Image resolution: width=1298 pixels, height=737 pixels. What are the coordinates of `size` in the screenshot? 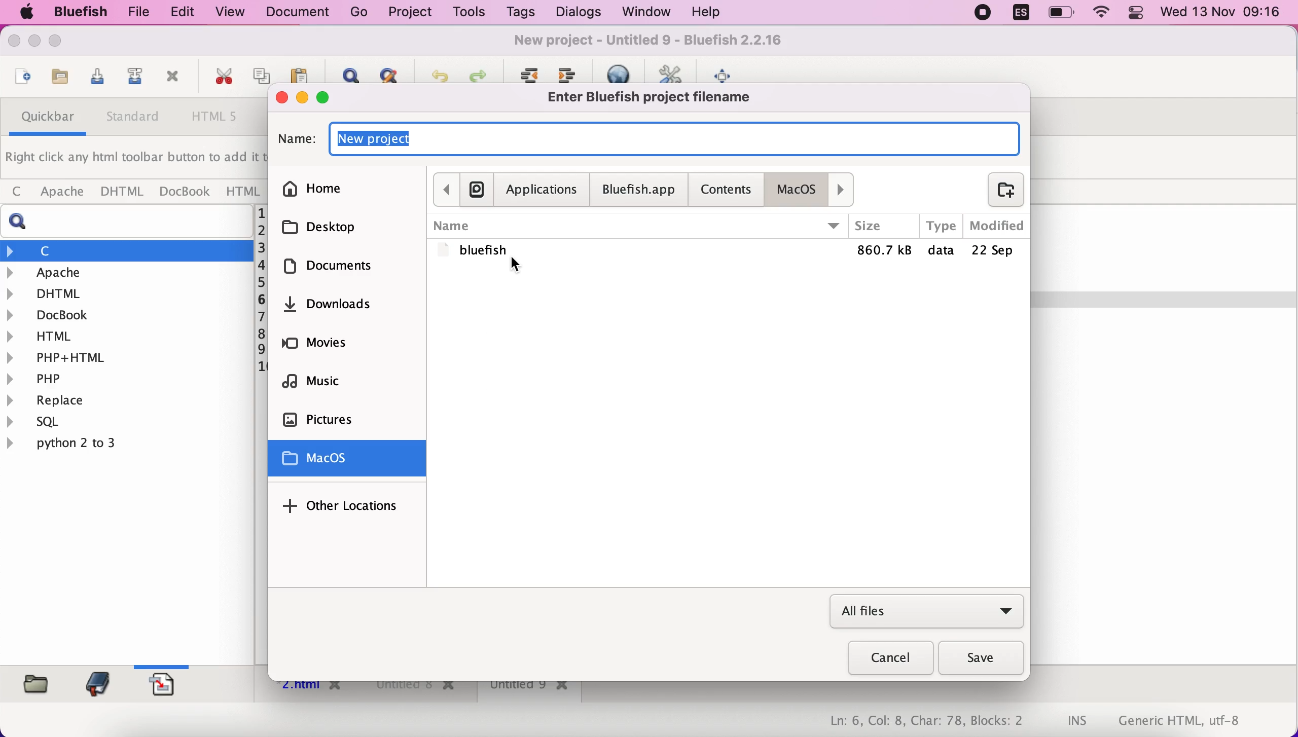 It's located at (883, 227).